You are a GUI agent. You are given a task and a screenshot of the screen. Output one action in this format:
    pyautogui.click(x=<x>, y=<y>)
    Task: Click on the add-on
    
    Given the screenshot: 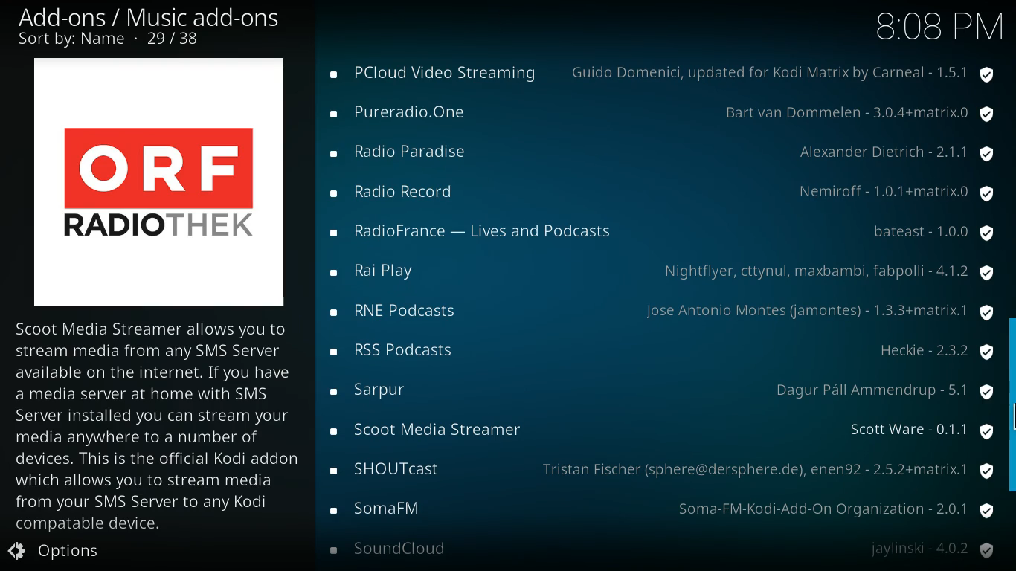 What is the action you would take?
    pyautogui.click(x=428, y=75)
    